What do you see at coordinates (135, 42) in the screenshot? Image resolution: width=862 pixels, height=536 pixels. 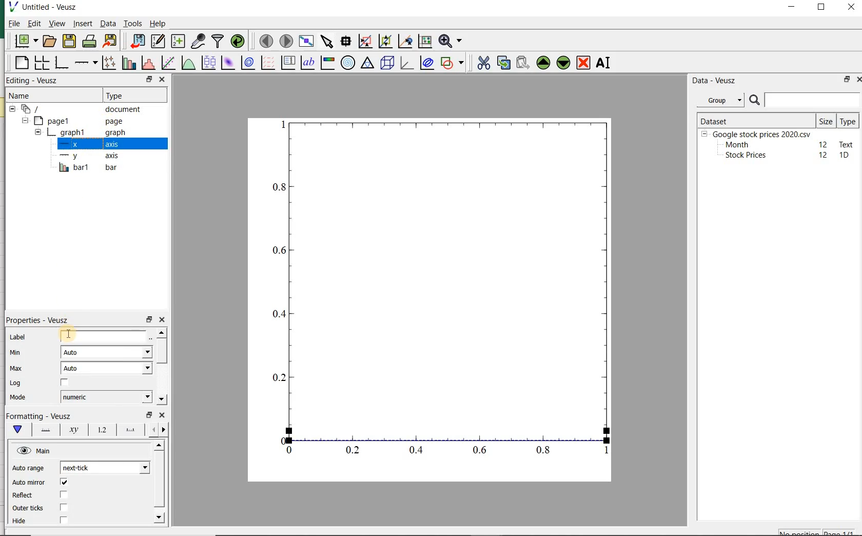 I see `import data into Veusz` at bounding box center [135, 42].